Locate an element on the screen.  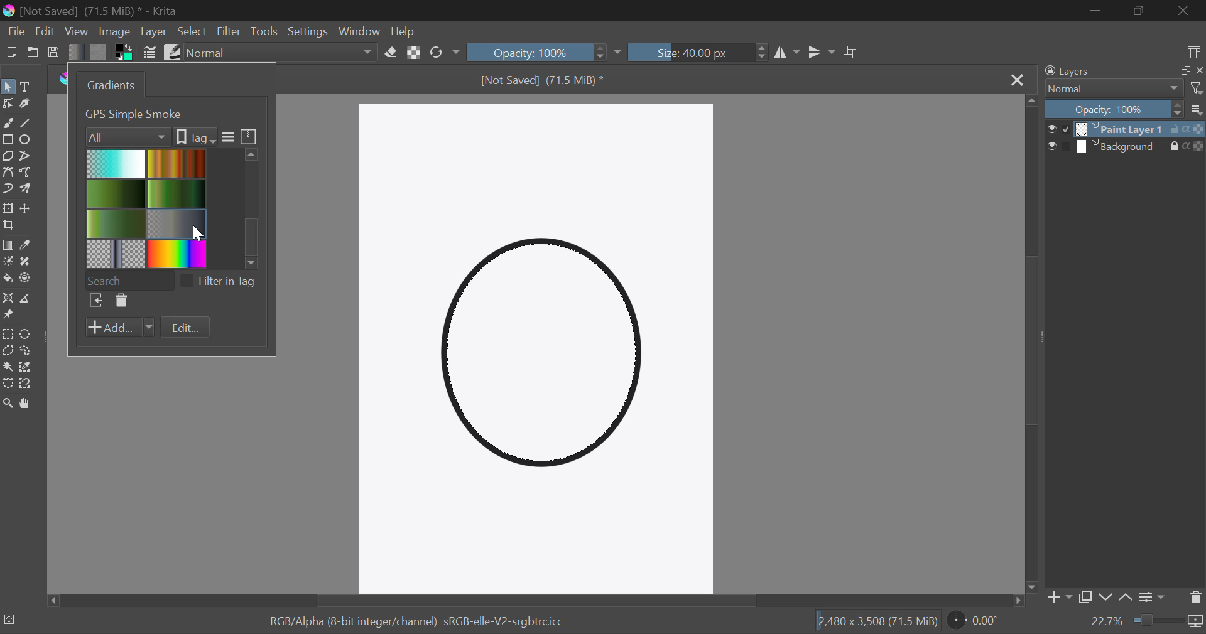
Move layer down is located at coordinates (1106, 599).